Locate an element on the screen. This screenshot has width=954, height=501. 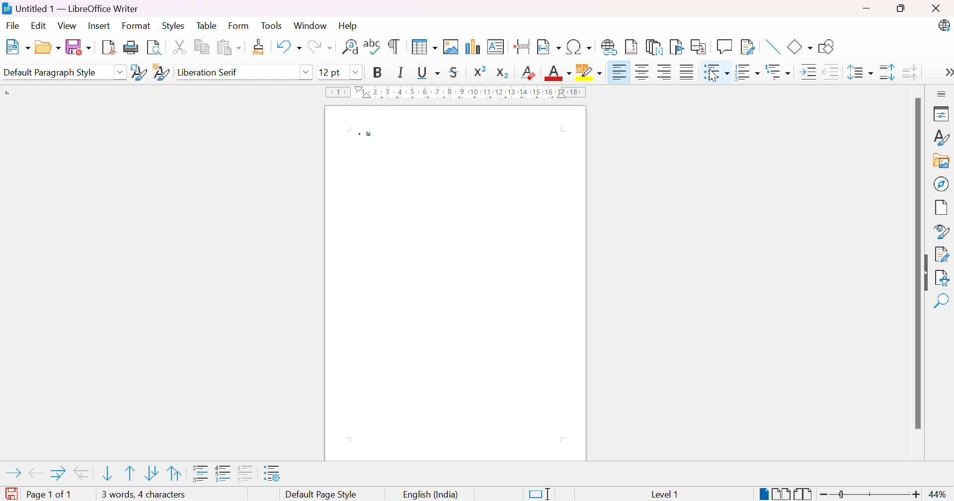
Bullets and numbering is located at coordinates (273, 473).